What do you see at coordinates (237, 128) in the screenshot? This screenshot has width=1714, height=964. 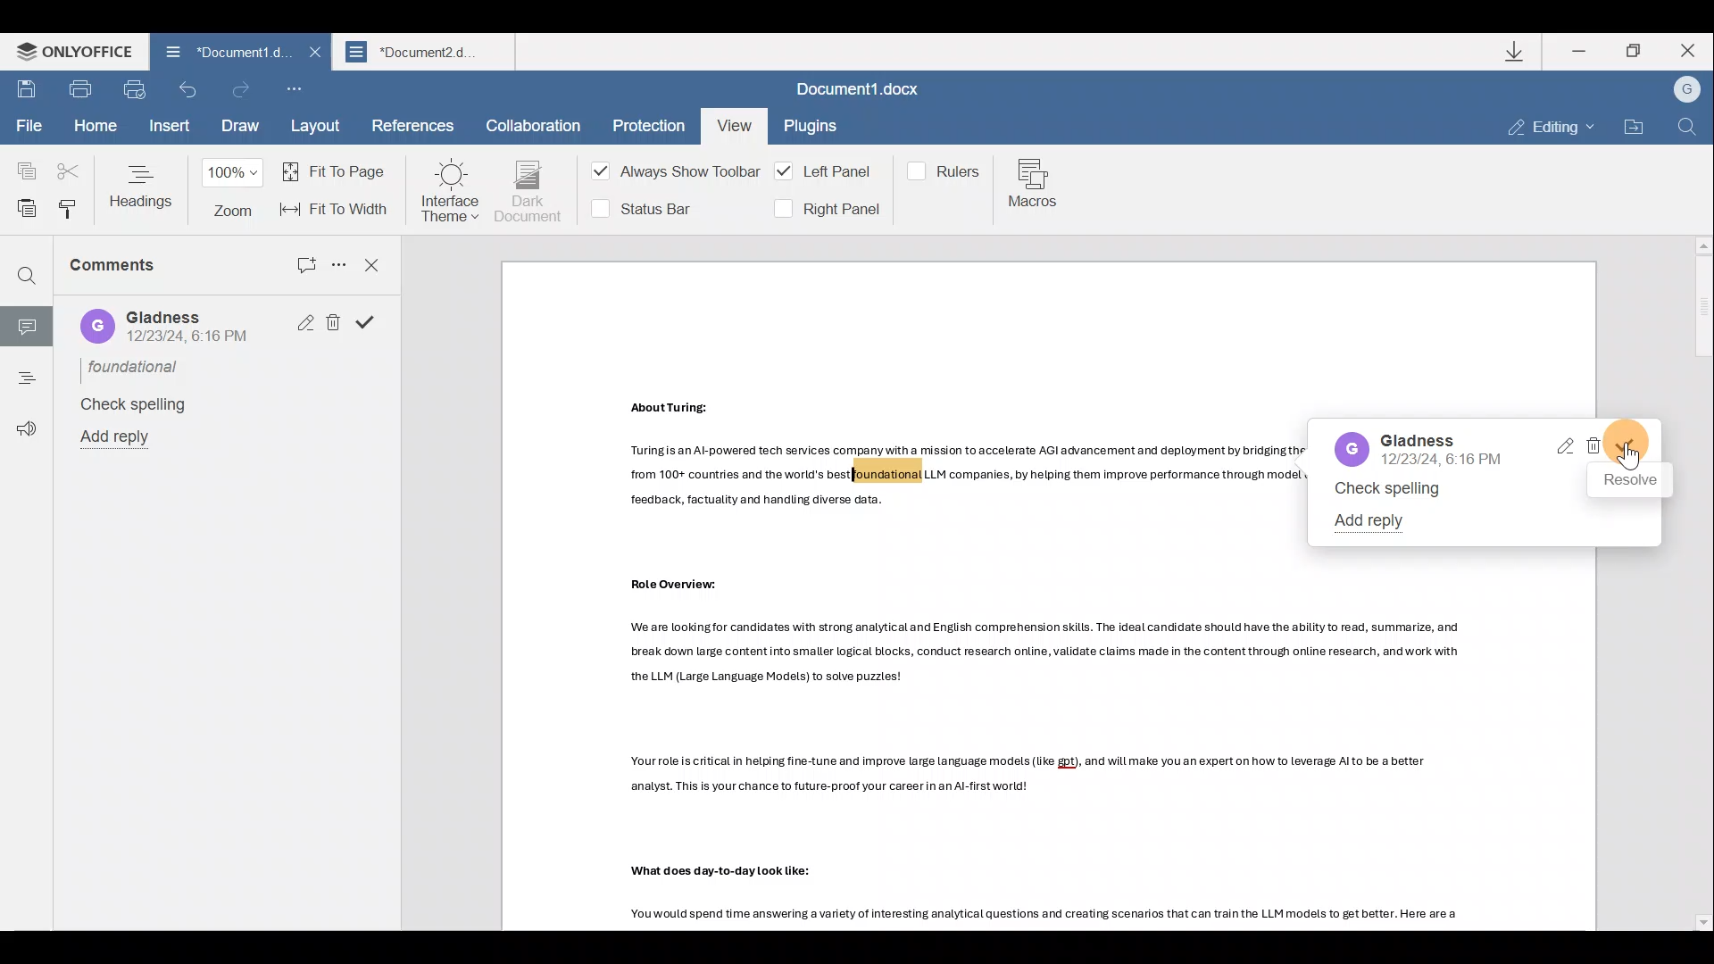 I see `Draw` at bounding box center [237, 128].